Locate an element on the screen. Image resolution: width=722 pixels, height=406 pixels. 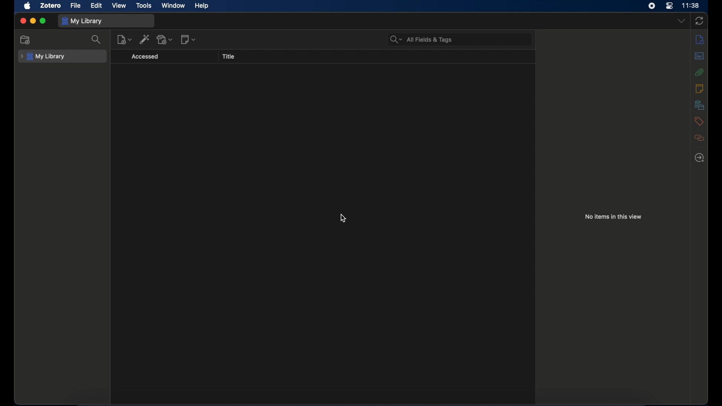
info is located at coordinates (699, 39).